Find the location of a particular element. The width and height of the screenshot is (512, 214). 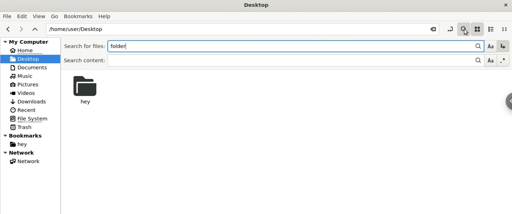

Go is located at coordinates (54, 16).